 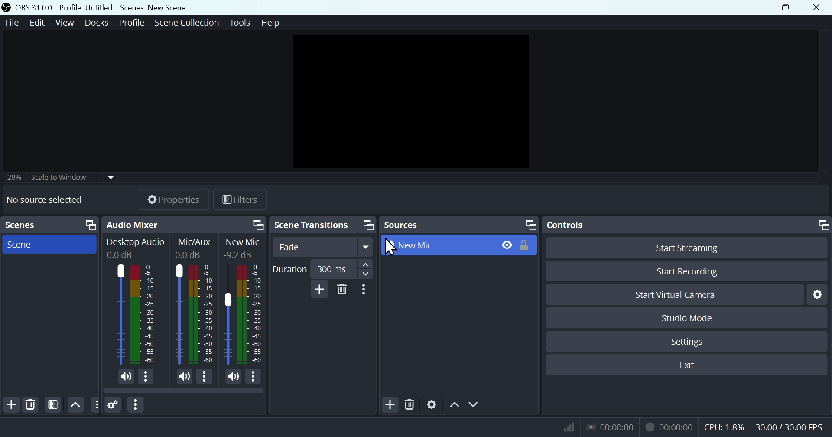 I want to click on Add, so click(x=10, y=404).